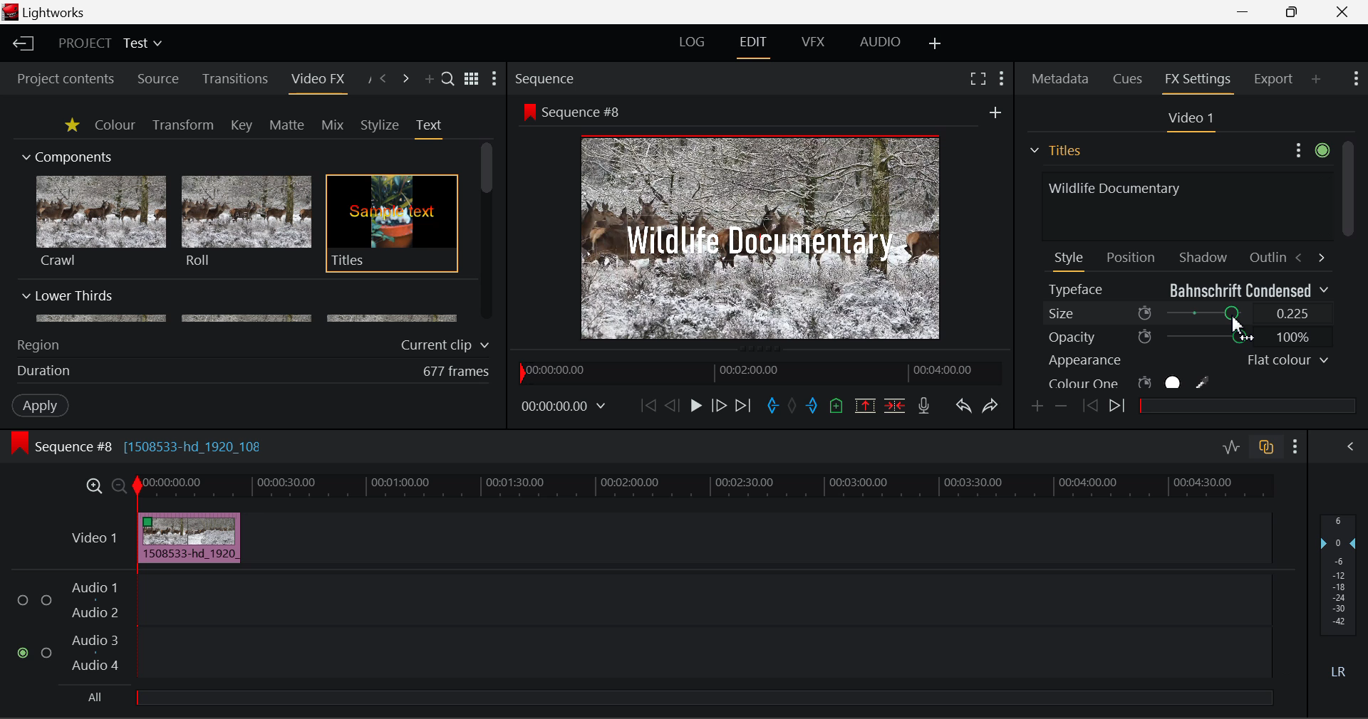 The height and width of the screenshot is (719, 1368). I want to click on Previous keyframes, so click(1089, 406).